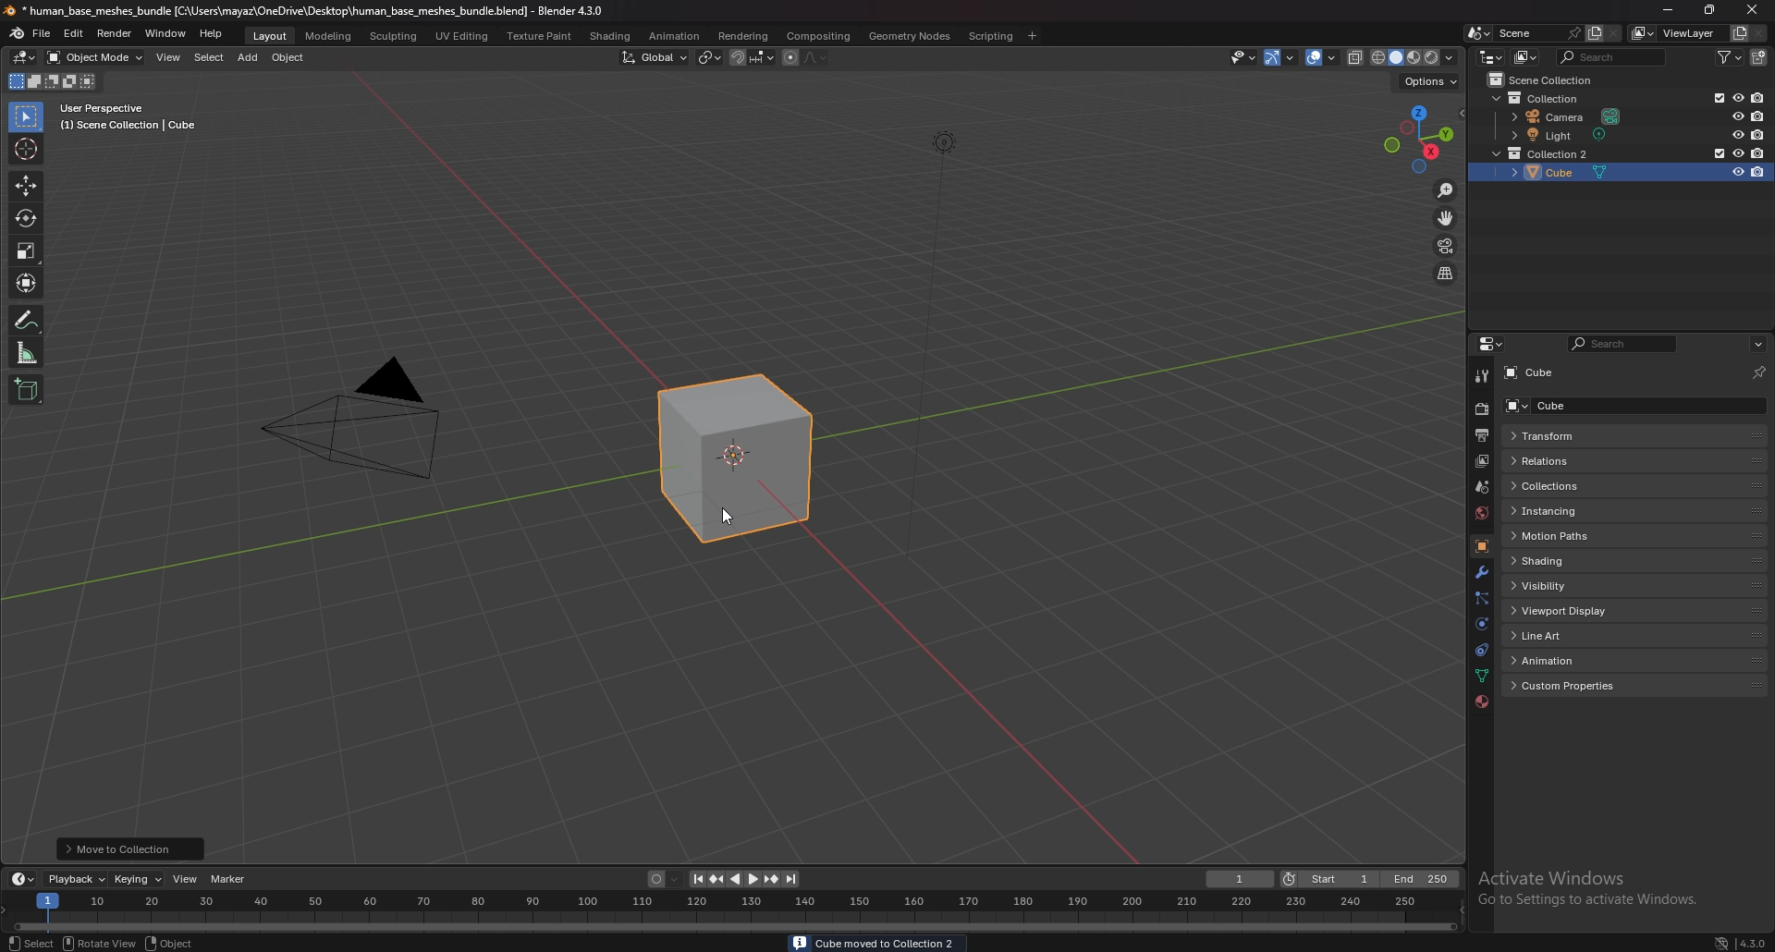  Describe the element at coordinates (1482, 701) in the screenshot. I see `material` at that location.